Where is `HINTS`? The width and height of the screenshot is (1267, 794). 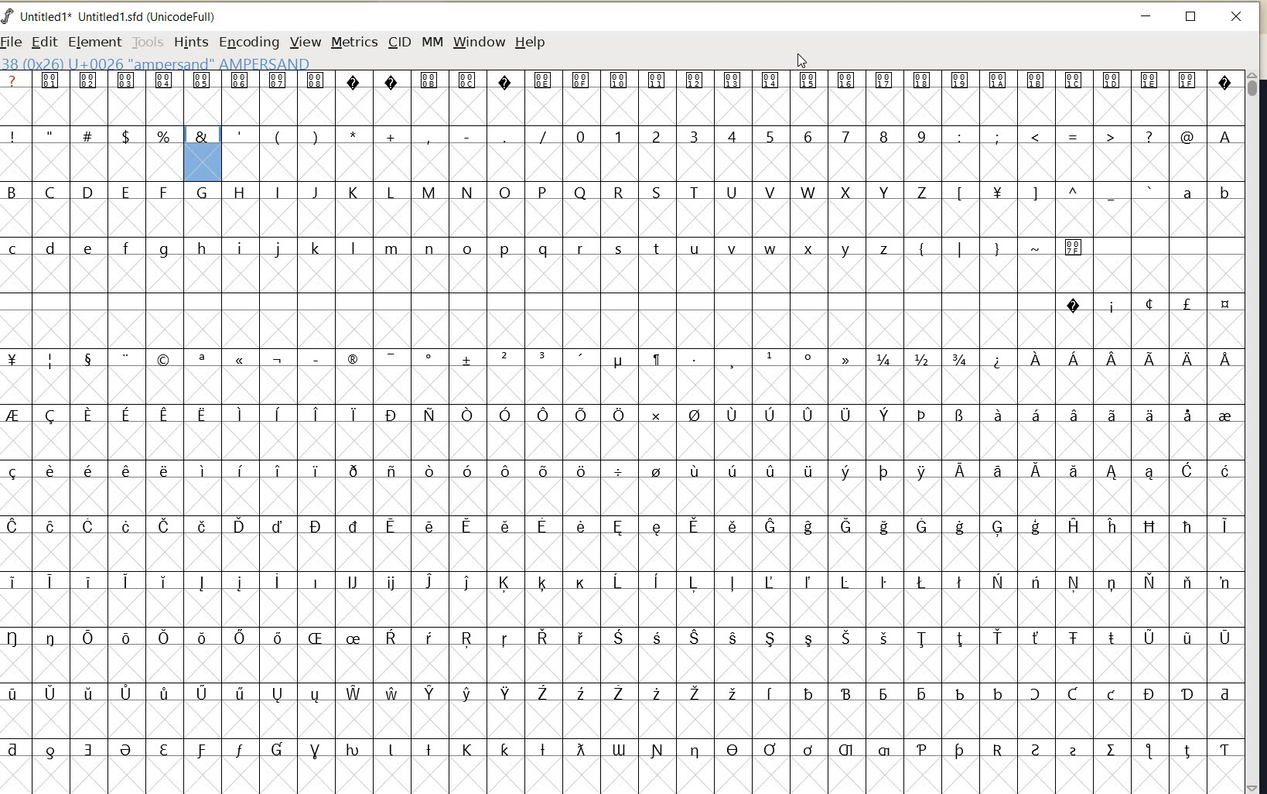 HINTS is located at coordinates (190, 43).